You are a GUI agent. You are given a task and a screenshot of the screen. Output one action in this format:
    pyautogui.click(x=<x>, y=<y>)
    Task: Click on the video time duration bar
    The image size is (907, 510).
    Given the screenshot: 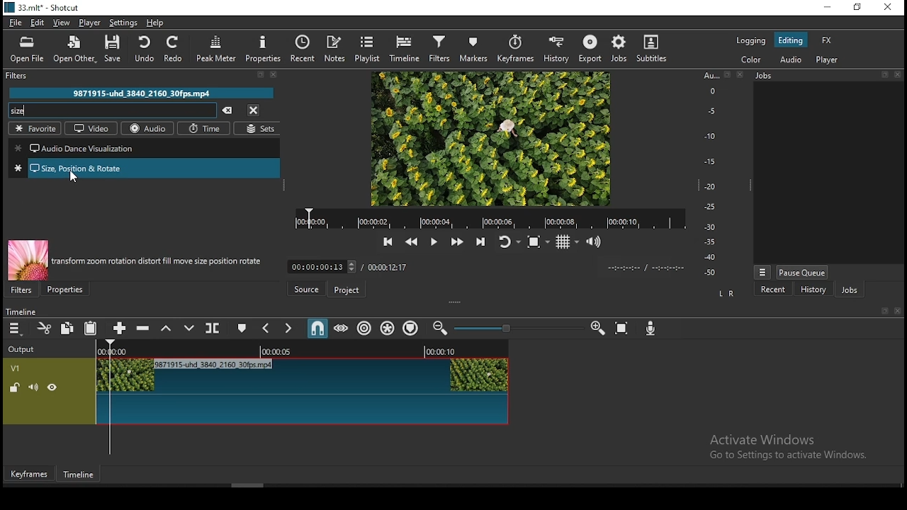 What is the action you would take?
    pyautogui.click(x=490, y=217)
    